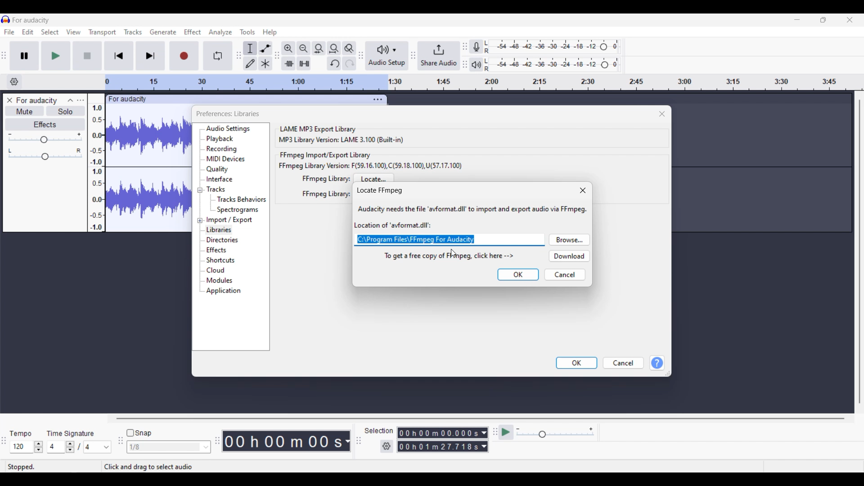 Image resolution: width=864 pixels, height=486 pixels. What do you see at coordinates (583, 190) in the screenshot?
I see `Close` at bounding box center [583, 190].